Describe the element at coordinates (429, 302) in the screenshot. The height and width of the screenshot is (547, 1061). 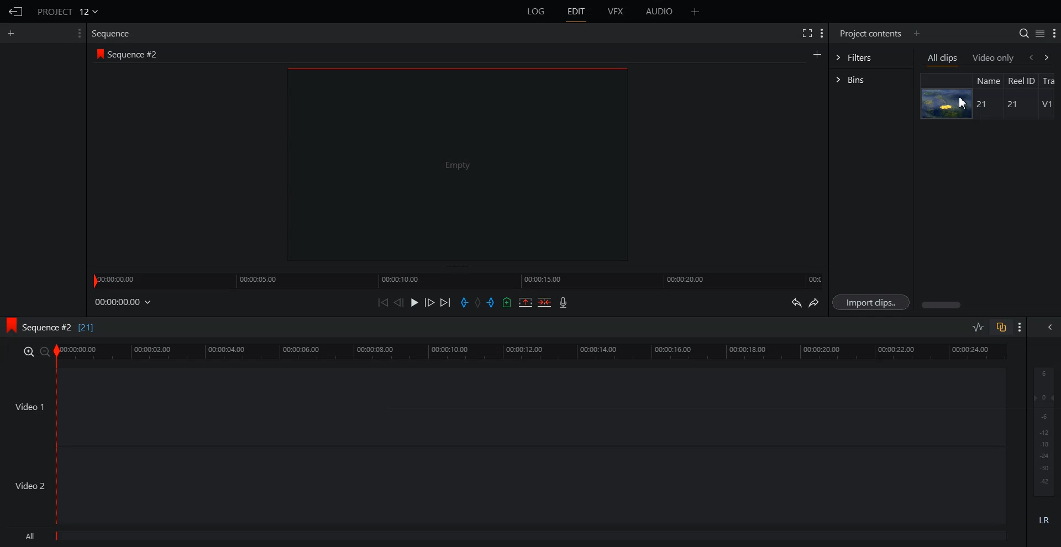
I see `Nudge one frame forward` at that location.